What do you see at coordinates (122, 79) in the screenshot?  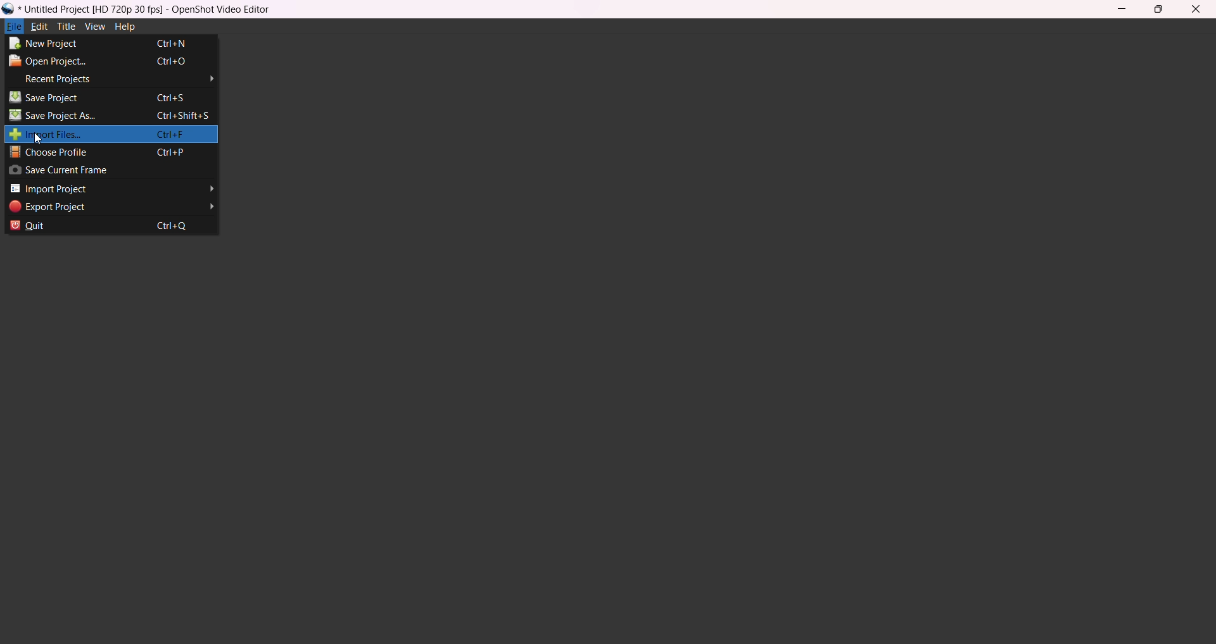 I see `recent project` at bounding box center [122, 79].